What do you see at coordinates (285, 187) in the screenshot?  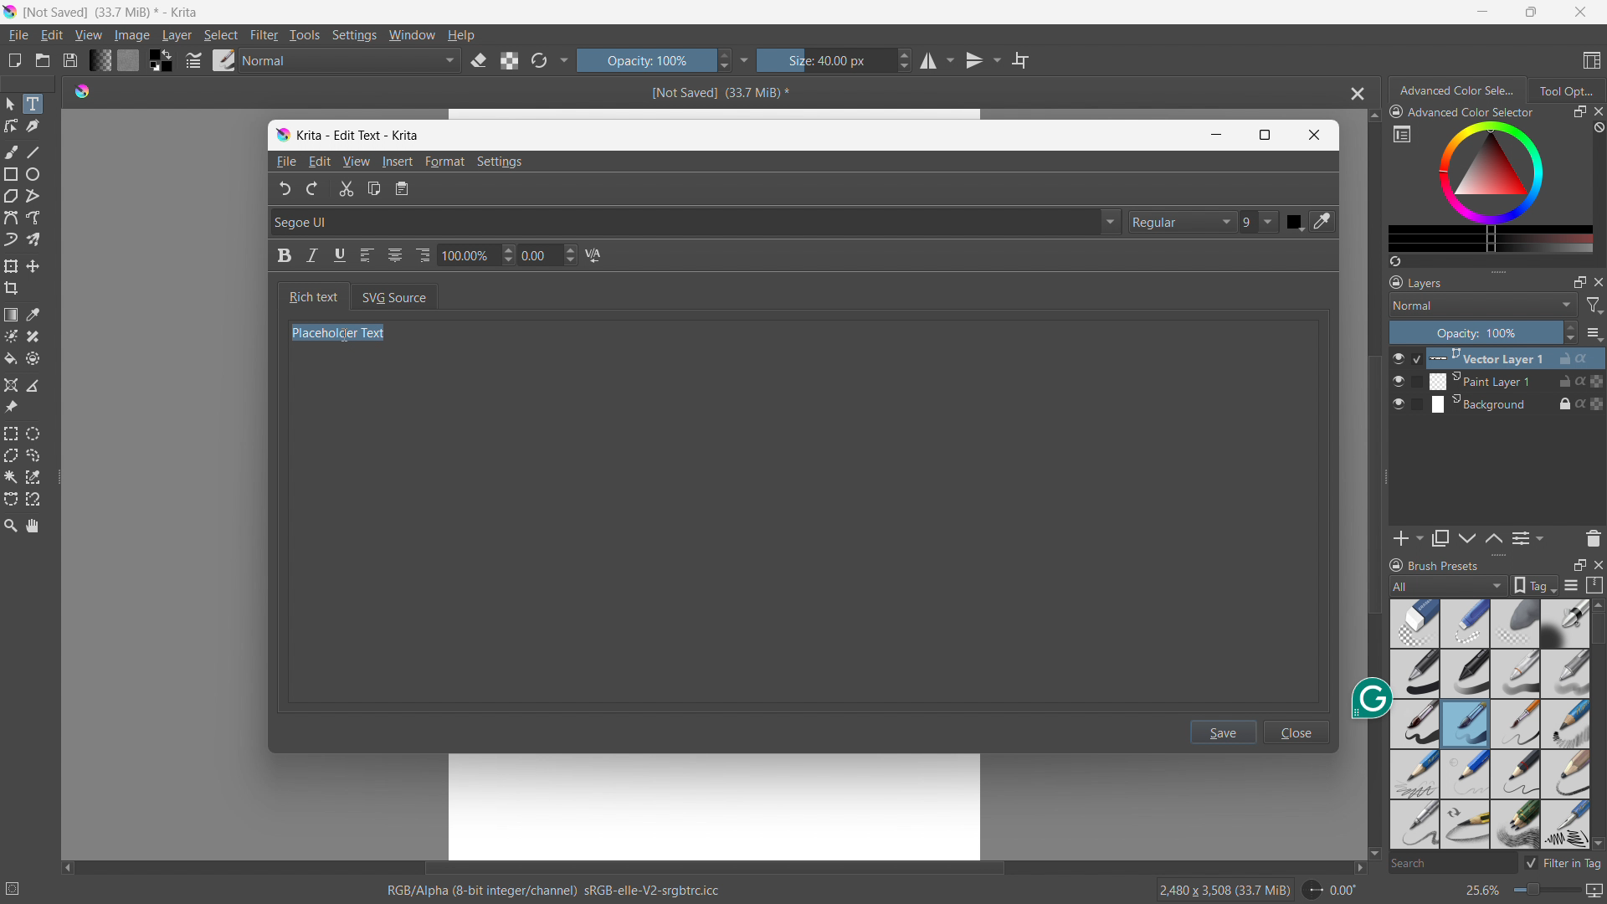 I see `undo` at bounding box center [285, 187].